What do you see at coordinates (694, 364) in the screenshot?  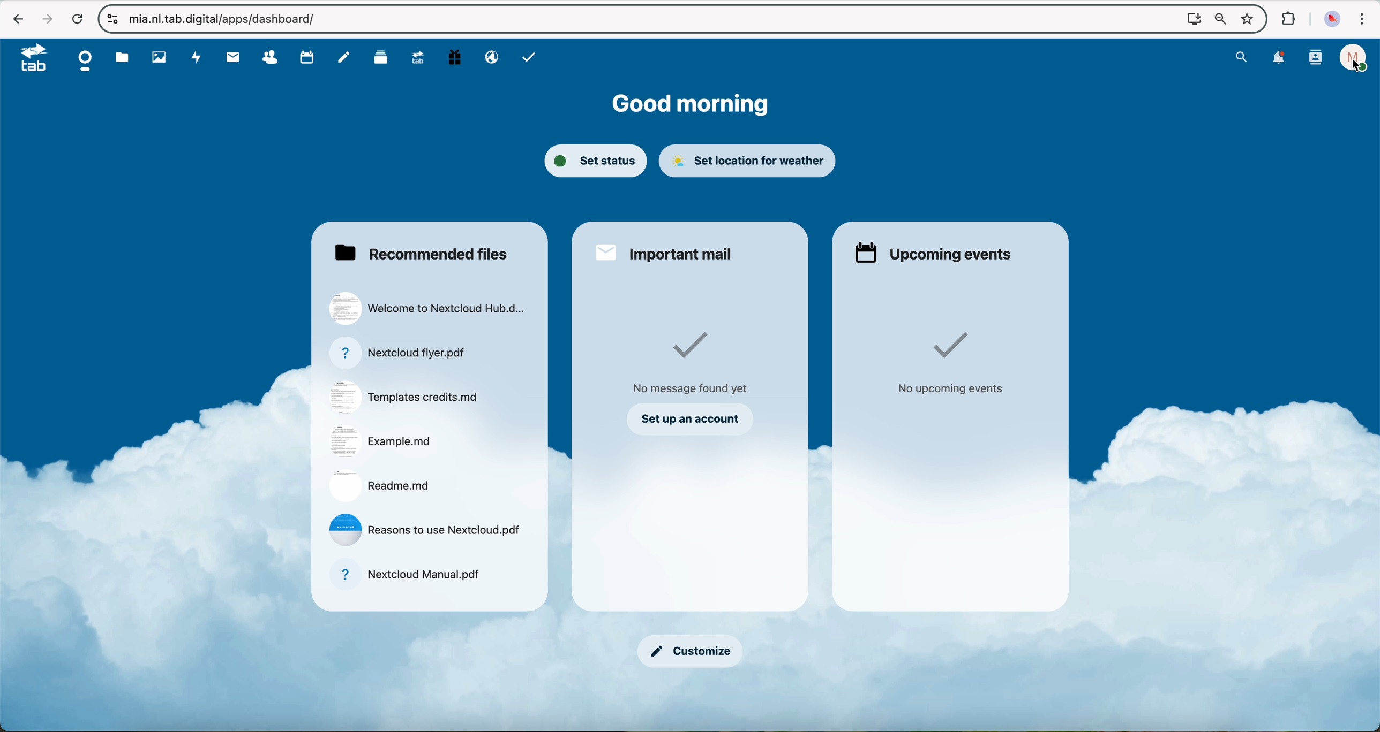 I see `no messages found yet` at bounding box center [694, 364].